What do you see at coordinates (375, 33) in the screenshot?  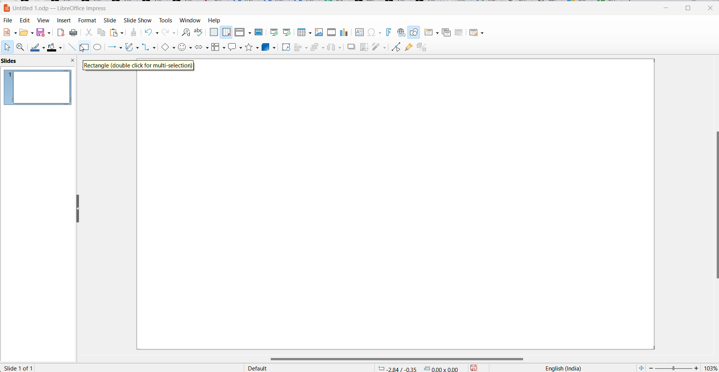 I see `Insert special characters` at bounding box center [375, 33].